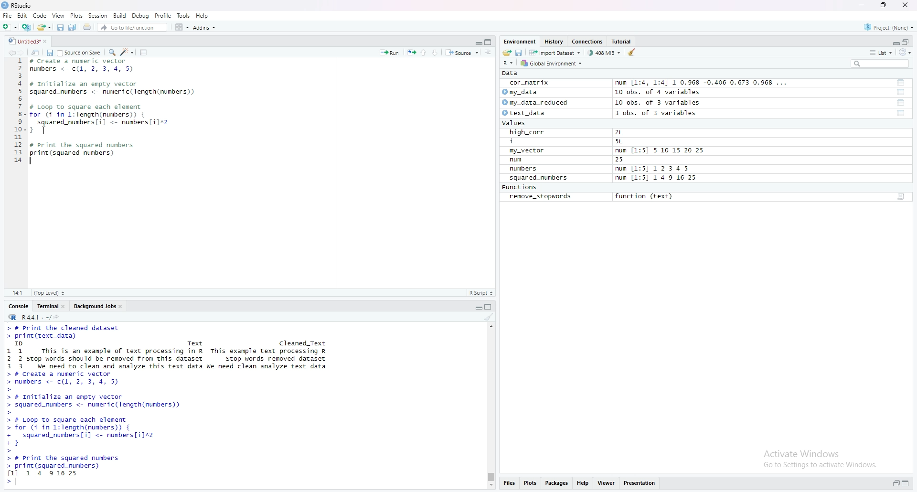  What do you see at coordinates (181, 27) in the screenshot?
I see `Workspace panes` at bounding box center [181, 27].